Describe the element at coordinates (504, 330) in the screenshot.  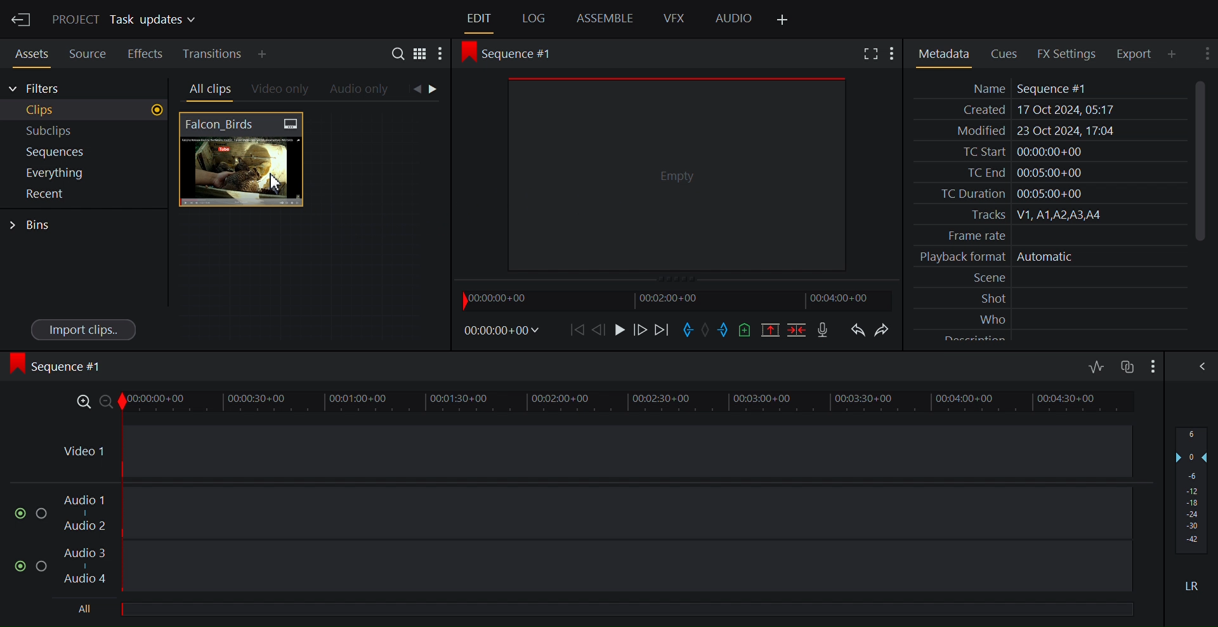
I see `Timecodes and reels` at that location.